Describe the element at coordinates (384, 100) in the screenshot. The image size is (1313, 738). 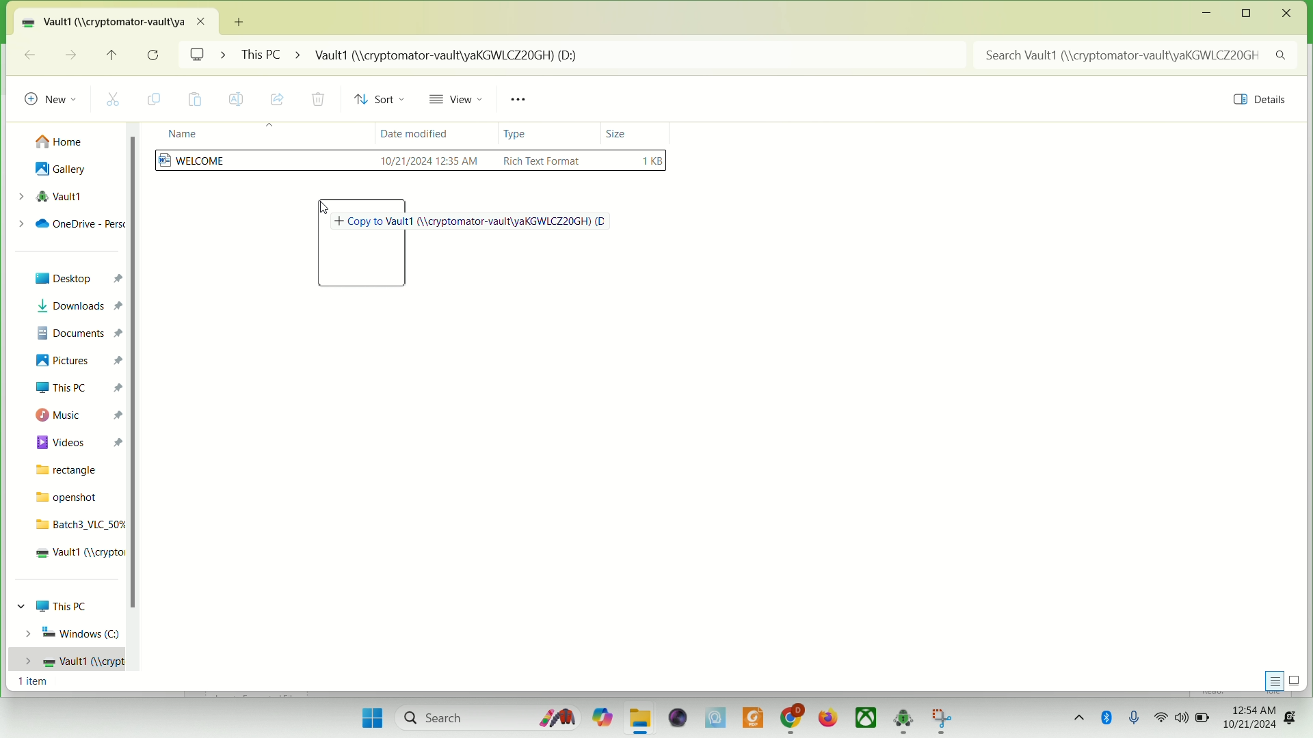
I see `sort` at that location.